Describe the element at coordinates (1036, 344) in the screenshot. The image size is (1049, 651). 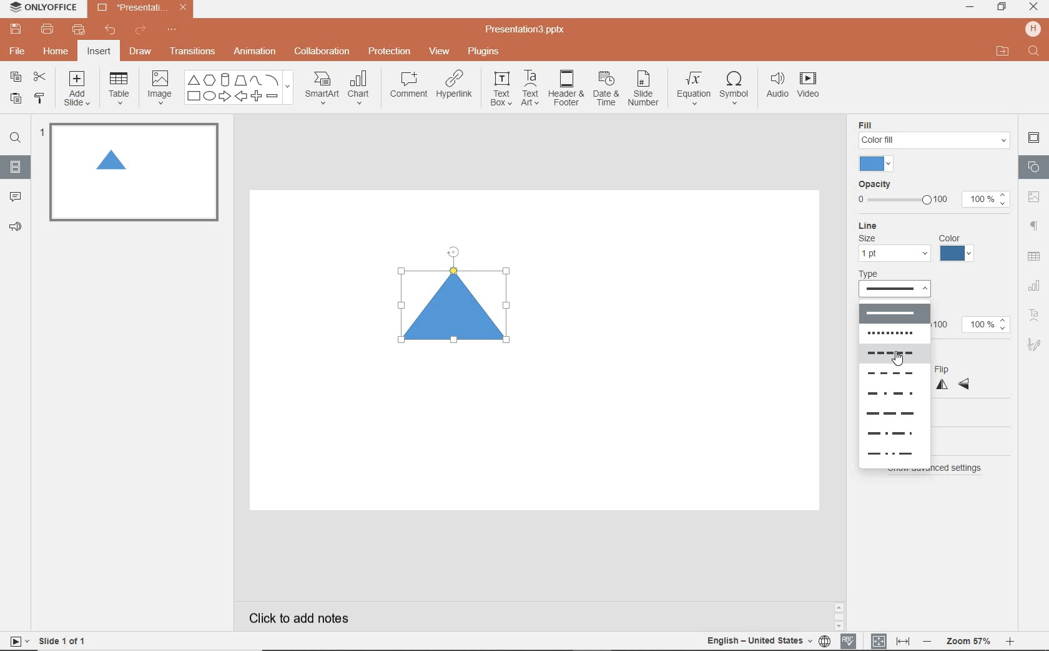
I see `SIGNATURE` at that location.